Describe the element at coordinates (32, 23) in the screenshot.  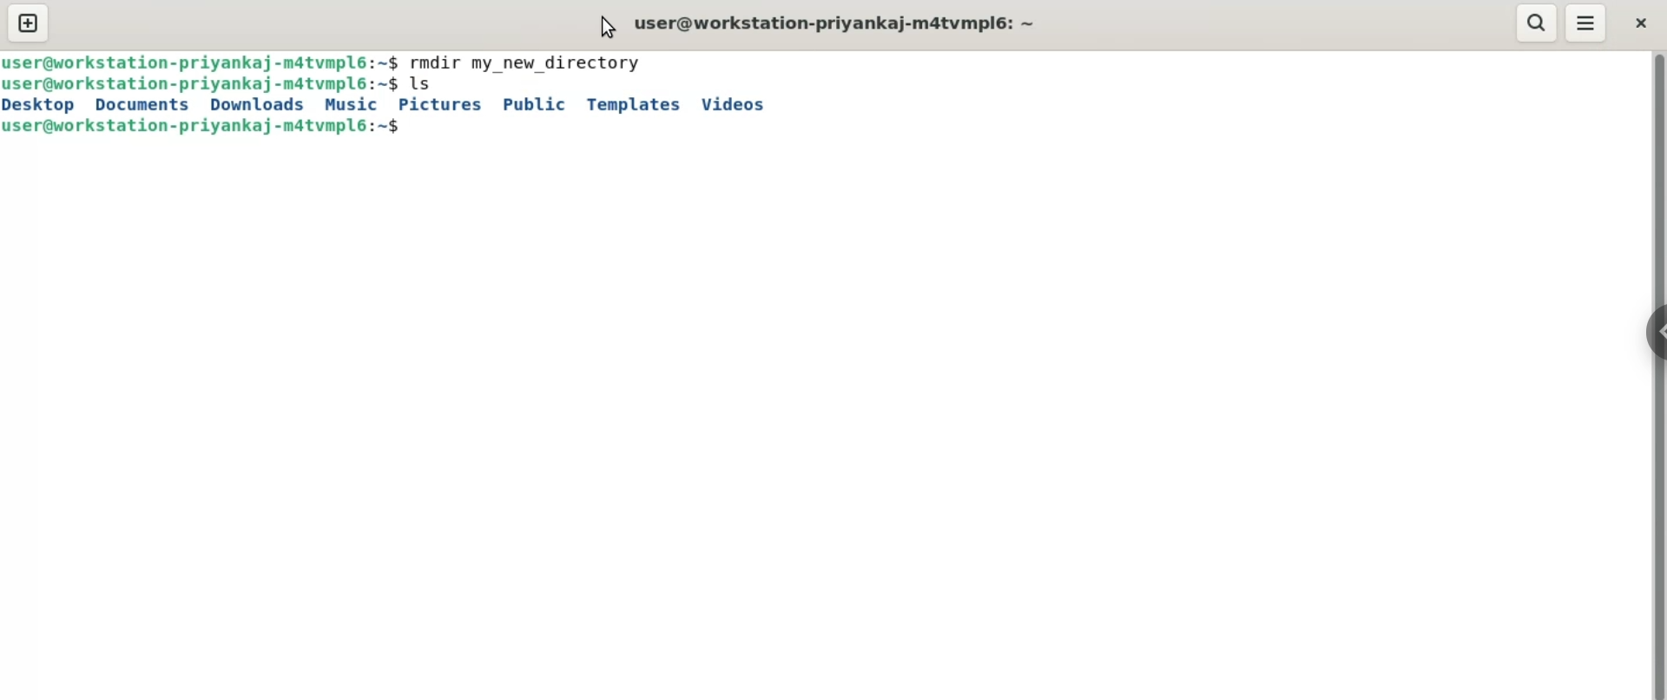
I see `new tab` at that location.